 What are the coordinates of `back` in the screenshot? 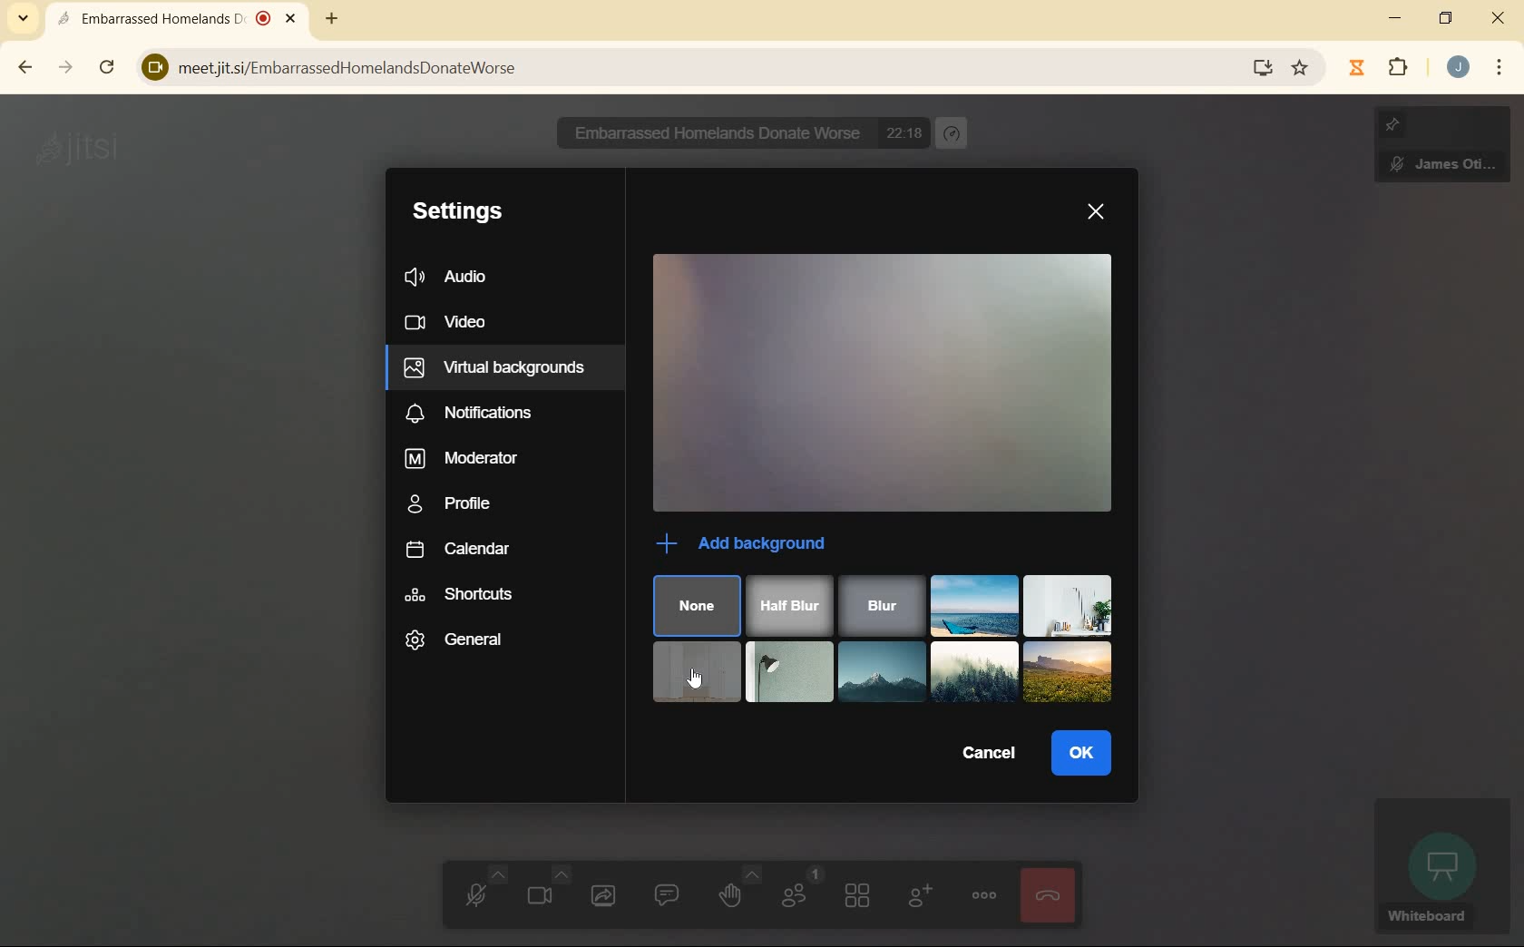 It's located at (26, 67).